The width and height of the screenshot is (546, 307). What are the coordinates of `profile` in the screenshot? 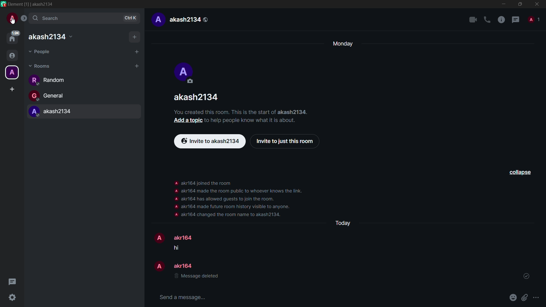 It's located at (12, 19).